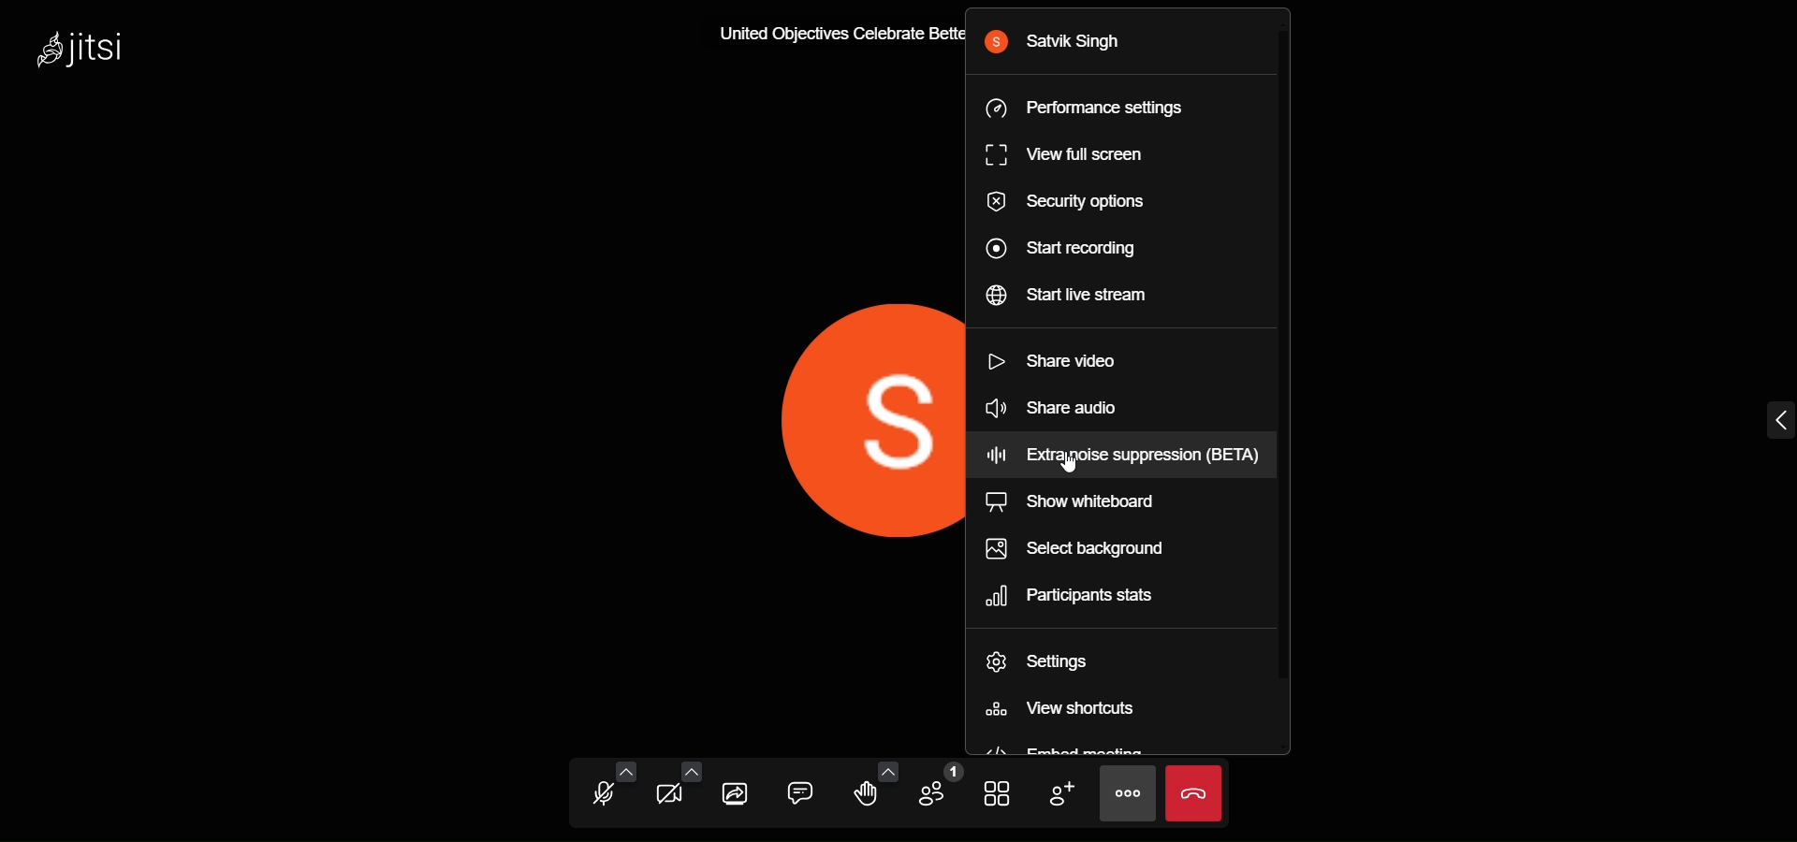 Image resolution: width=1797 pixels, height=842 pixels. I want to click on number of pparticipants, so click(937, 791).